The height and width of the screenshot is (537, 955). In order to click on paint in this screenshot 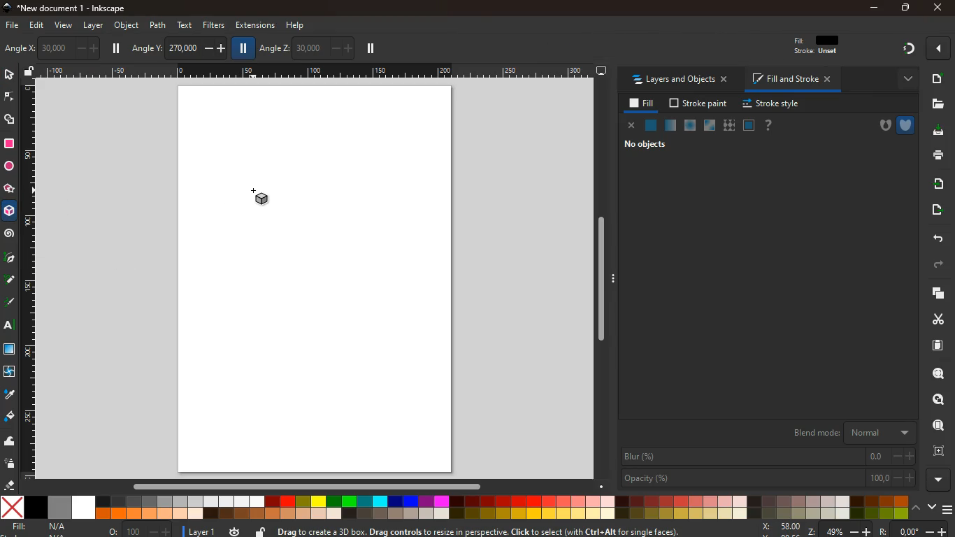, I will do `click(9, 417)`.